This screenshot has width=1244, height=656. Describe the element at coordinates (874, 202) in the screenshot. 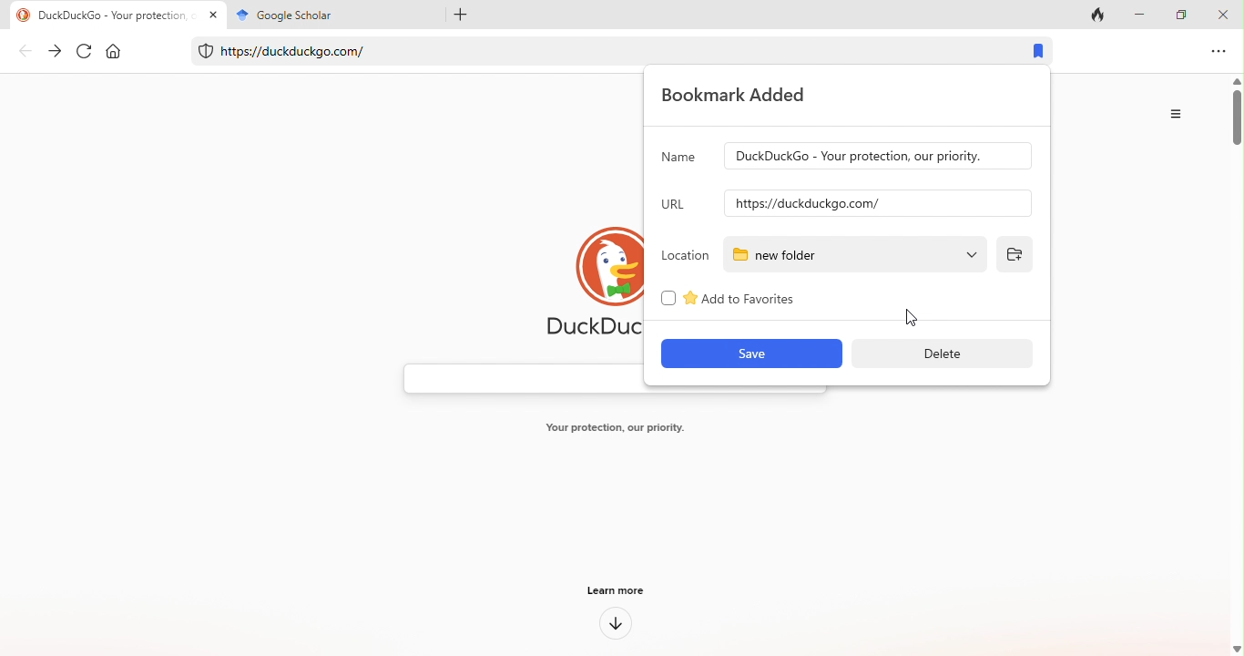

I see `input url` at that location.